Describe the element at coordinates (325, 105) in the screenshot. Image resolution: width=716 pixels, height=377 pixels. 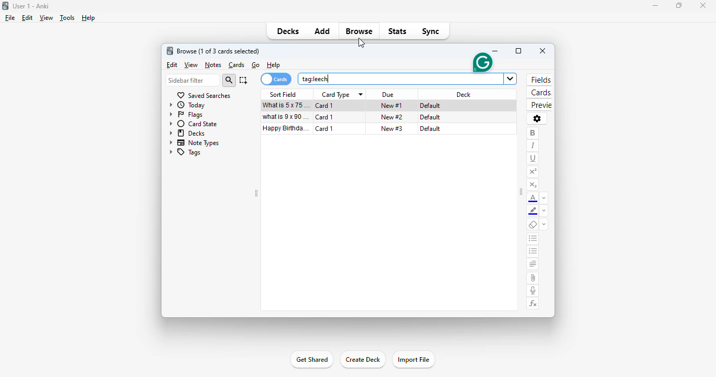
I see `card 1` at that location.